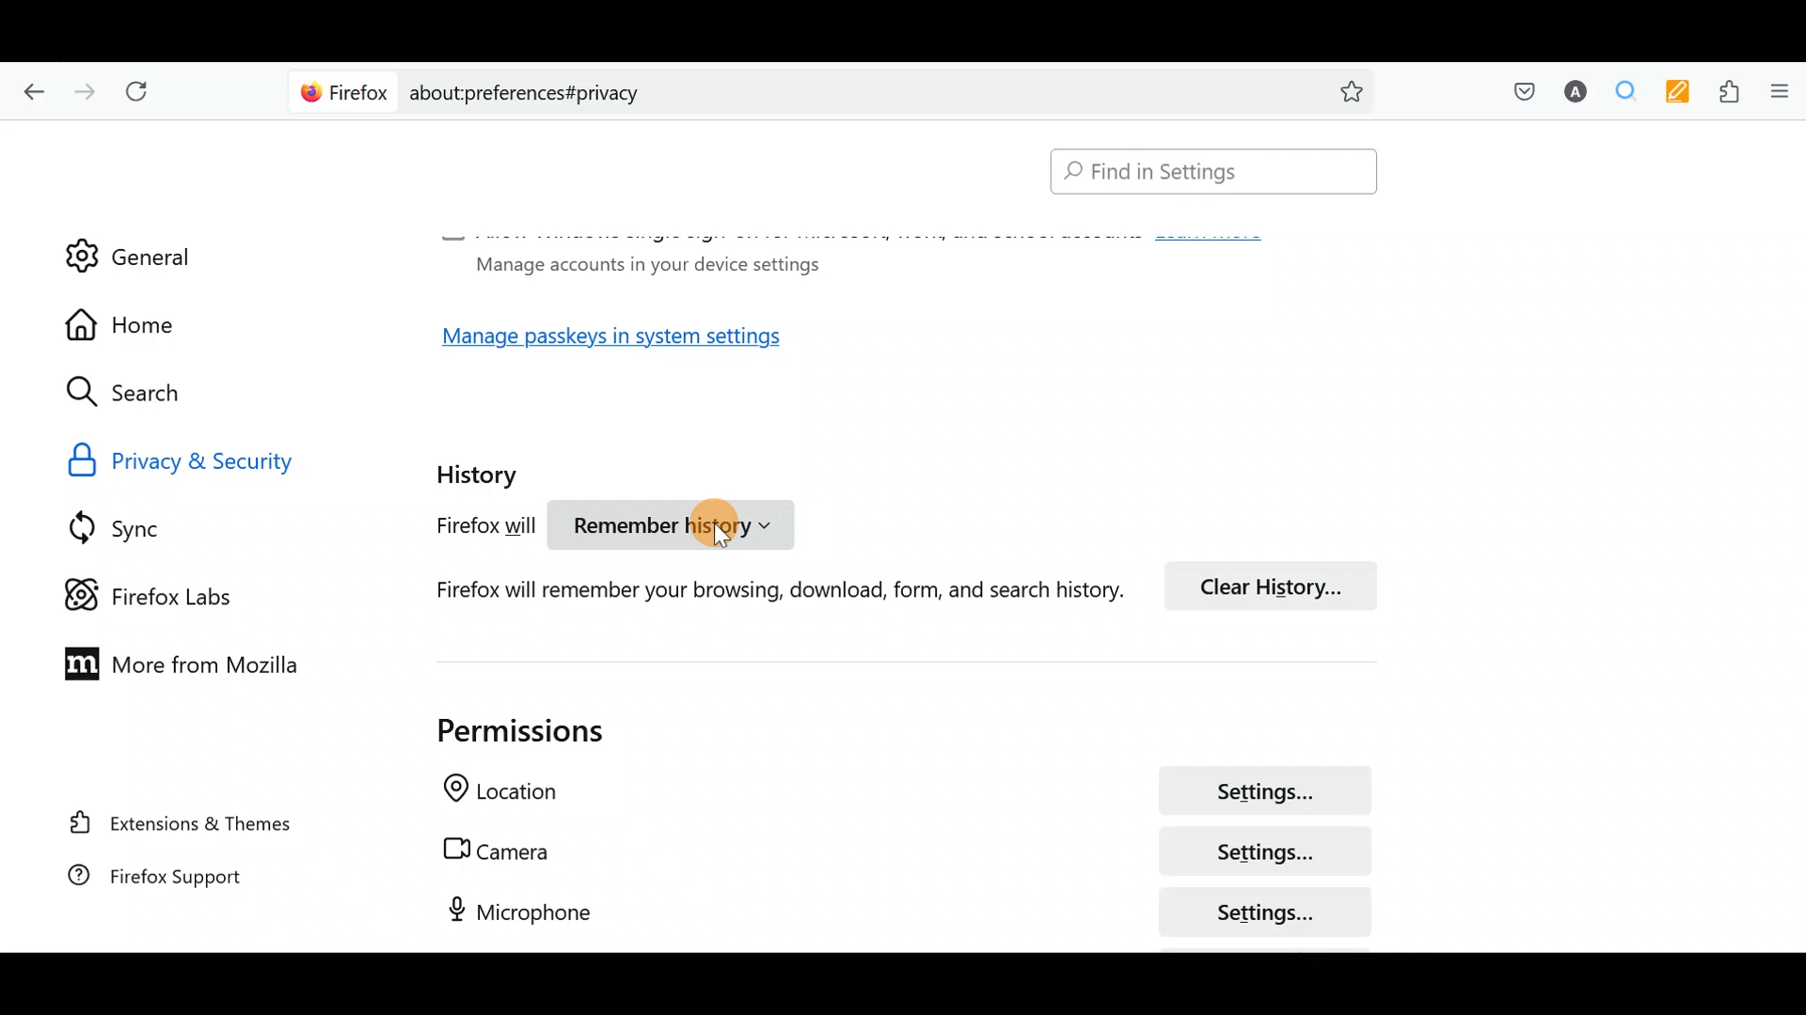 This screenshot has height=1015, width=1806. I want to click on Account name, so click(1570, 94).